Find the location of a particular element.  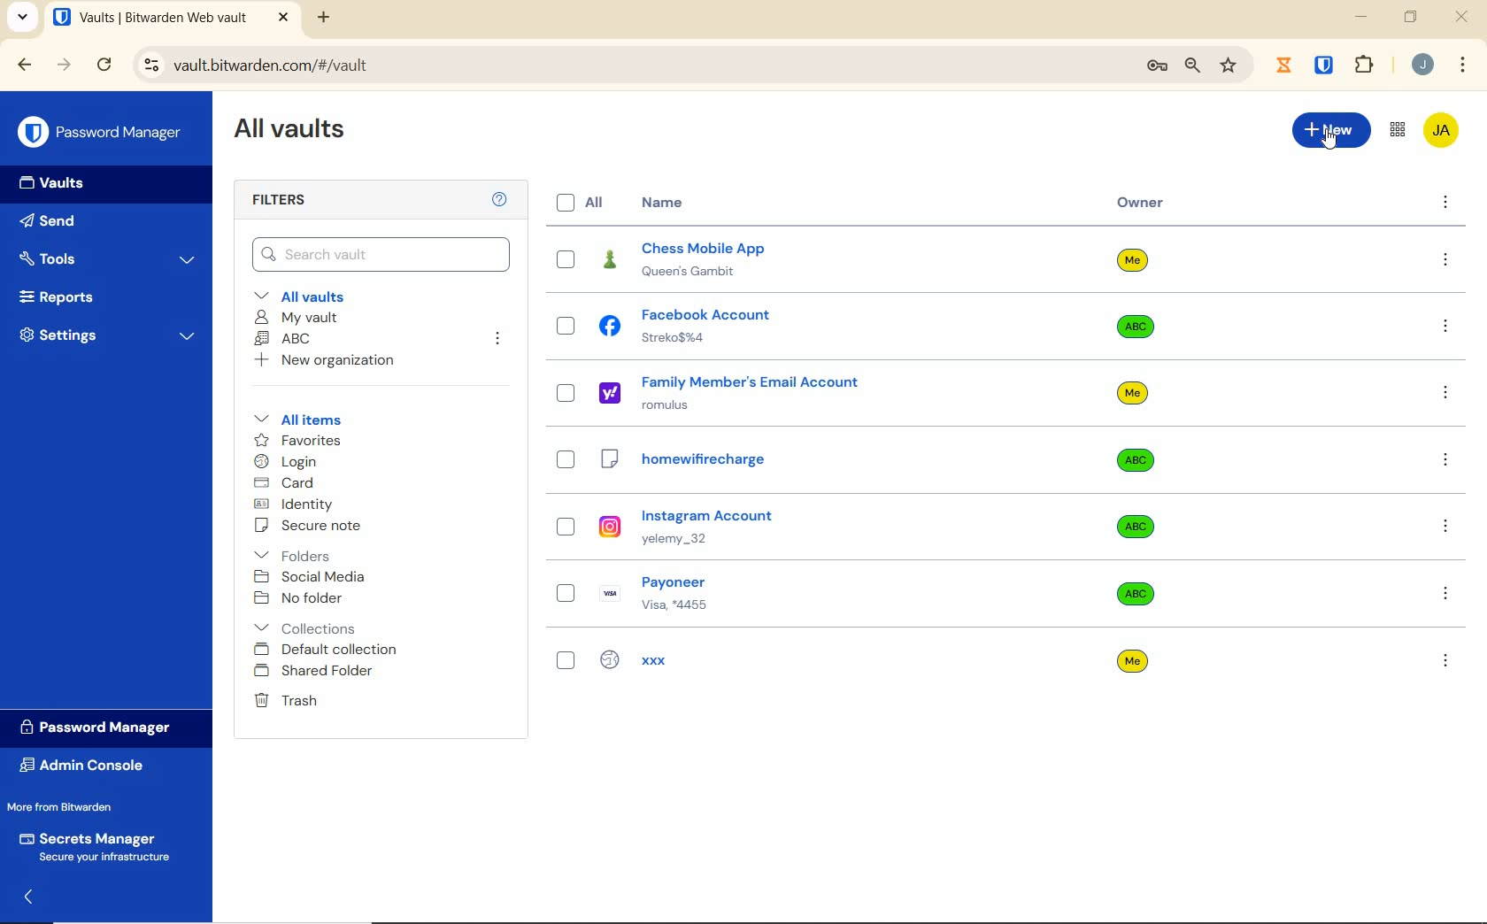

toggle between admin console and password manager is located at coordinates (1396, 130).